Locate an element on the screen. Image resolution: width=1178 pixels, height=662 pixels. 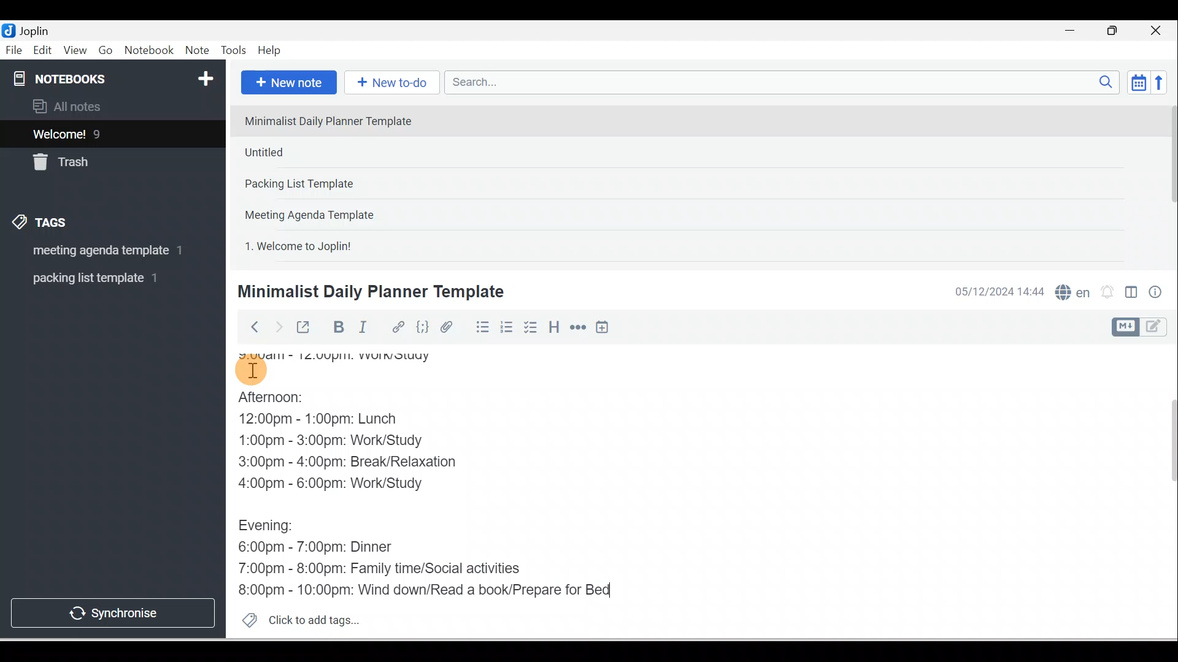
Note is located at coordinates (196, 51).